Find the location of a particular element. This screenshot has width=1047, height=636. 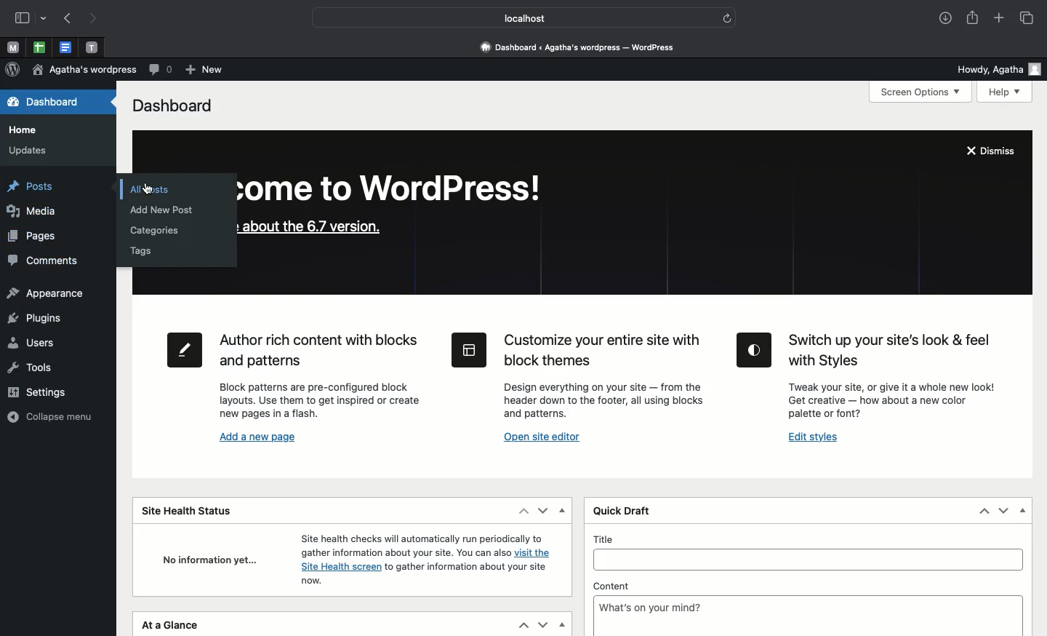

Hide is located at coordinates (561, 624).